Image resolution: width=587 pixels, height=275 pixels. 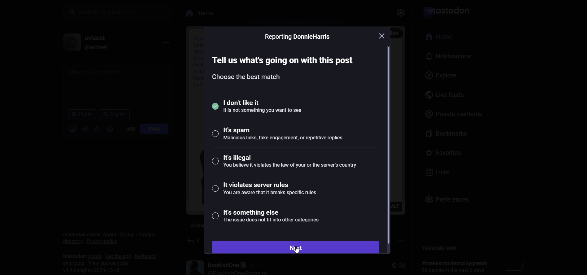 I want to click on It violates server rules
You are aware that it breaks specific rules, so click(x=268, y=190).